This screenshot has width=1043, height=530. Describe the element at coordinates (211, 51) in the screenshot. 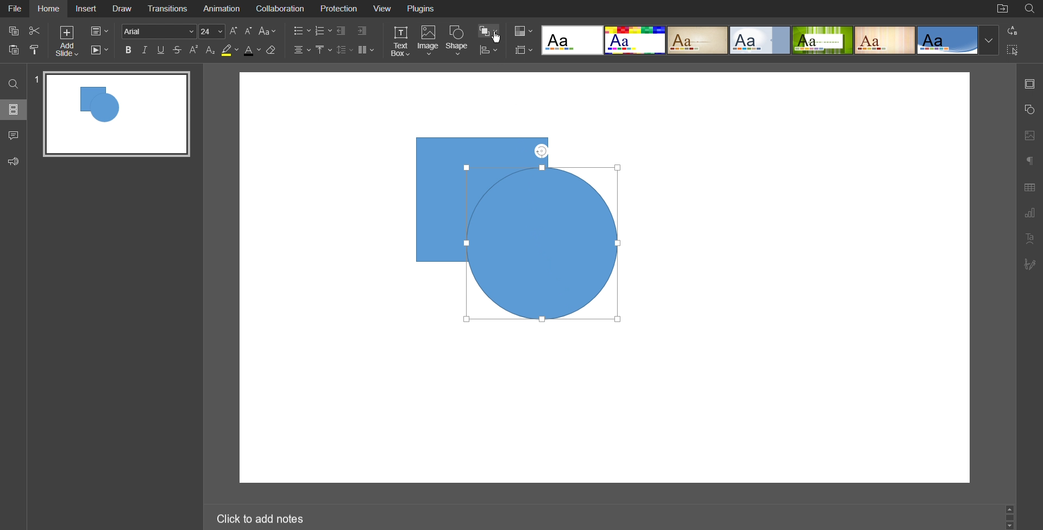

I see `Subscript` at that location.